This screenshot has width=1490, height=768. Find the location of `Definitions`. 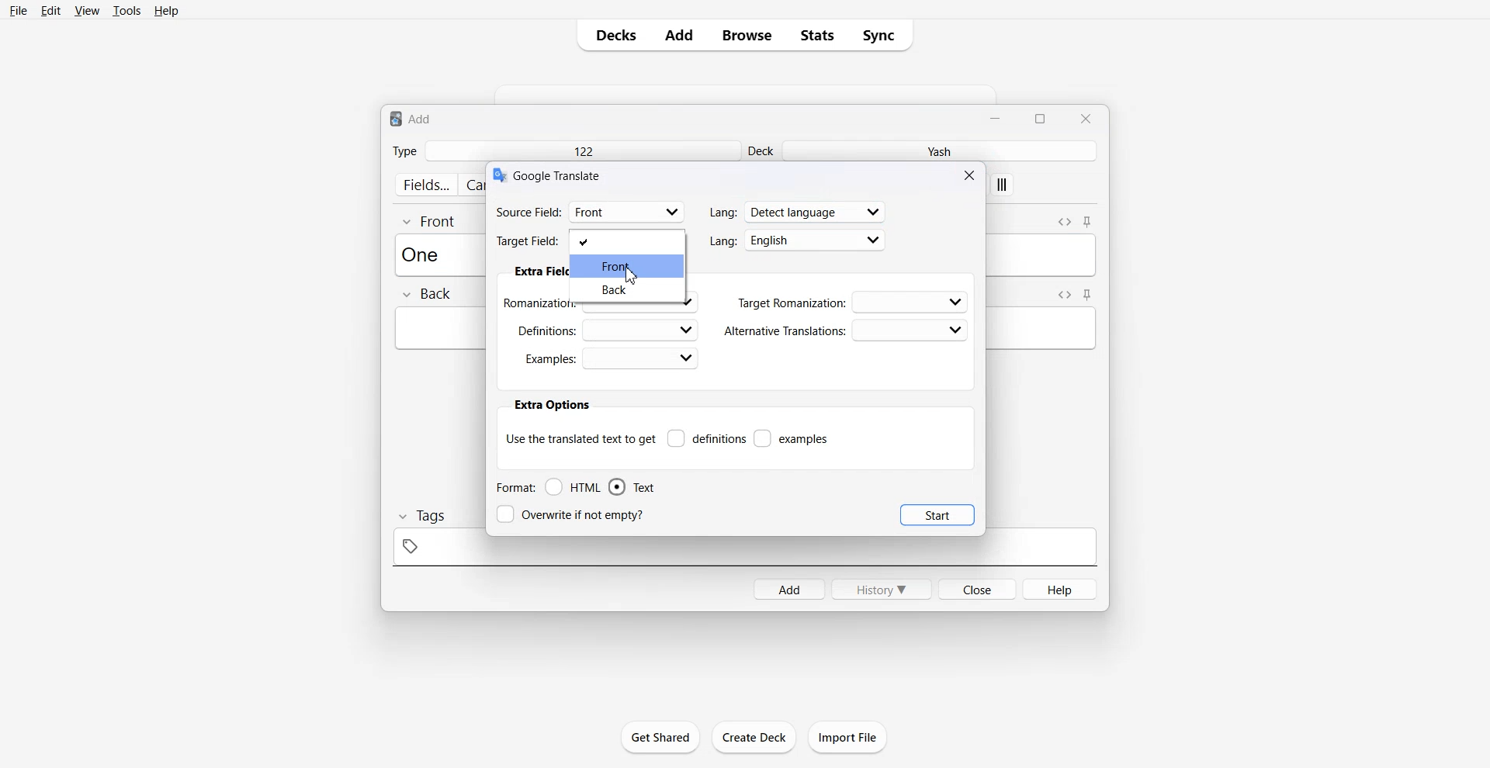

Definitions is located at coordinates (706, 438).